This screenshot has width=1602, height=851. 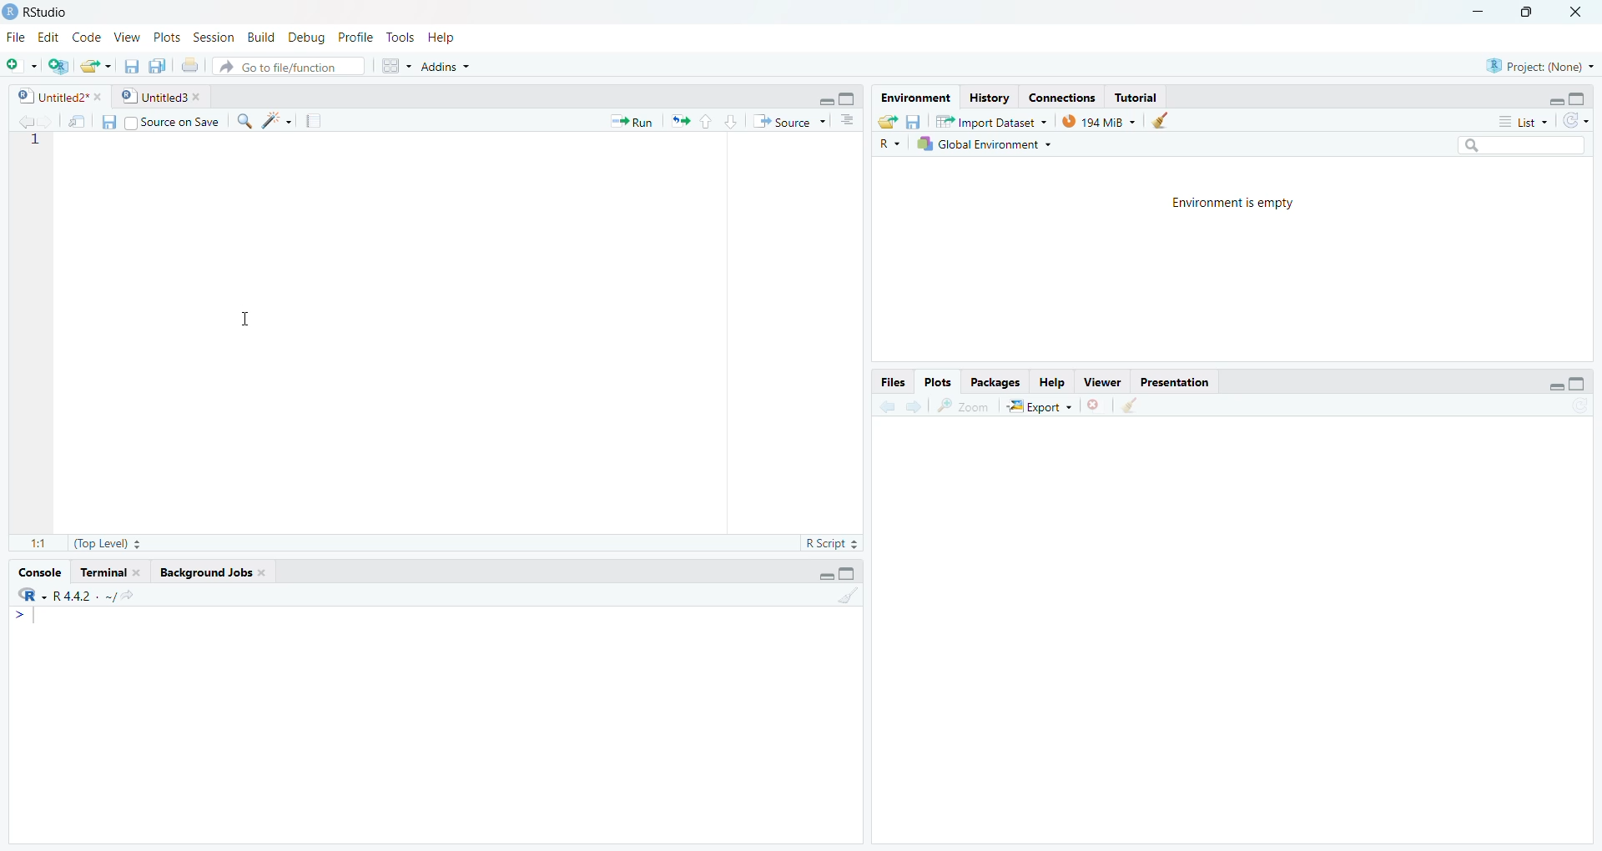 I want to click on Environment, so click(x=914, y=97).